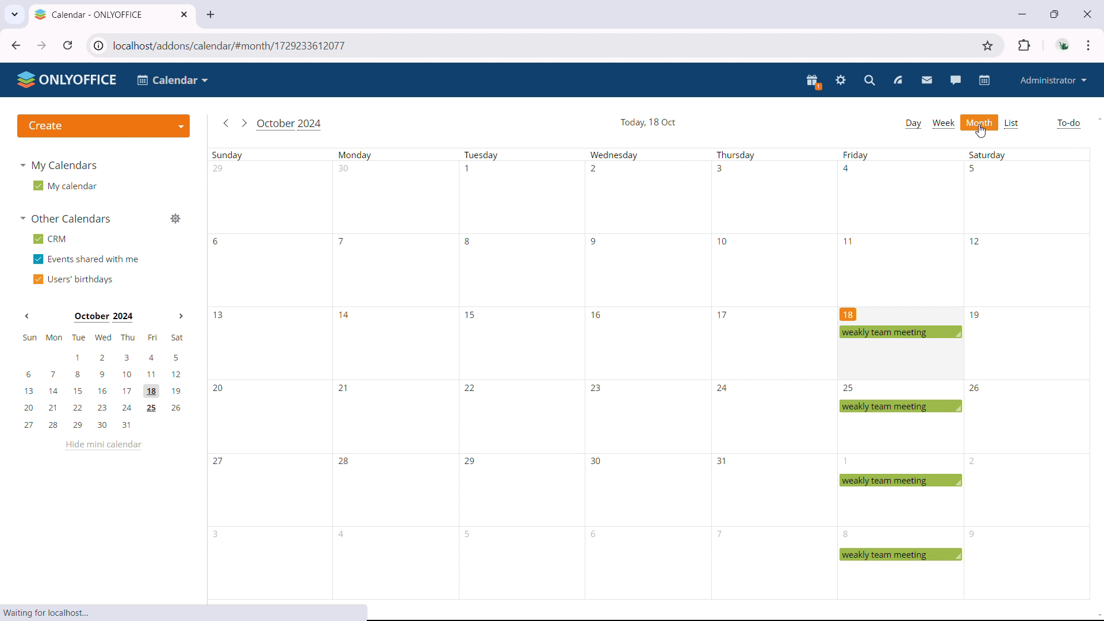 This screenshot has height=621, width=1104. I want to click on new tab, so click(214, 16).